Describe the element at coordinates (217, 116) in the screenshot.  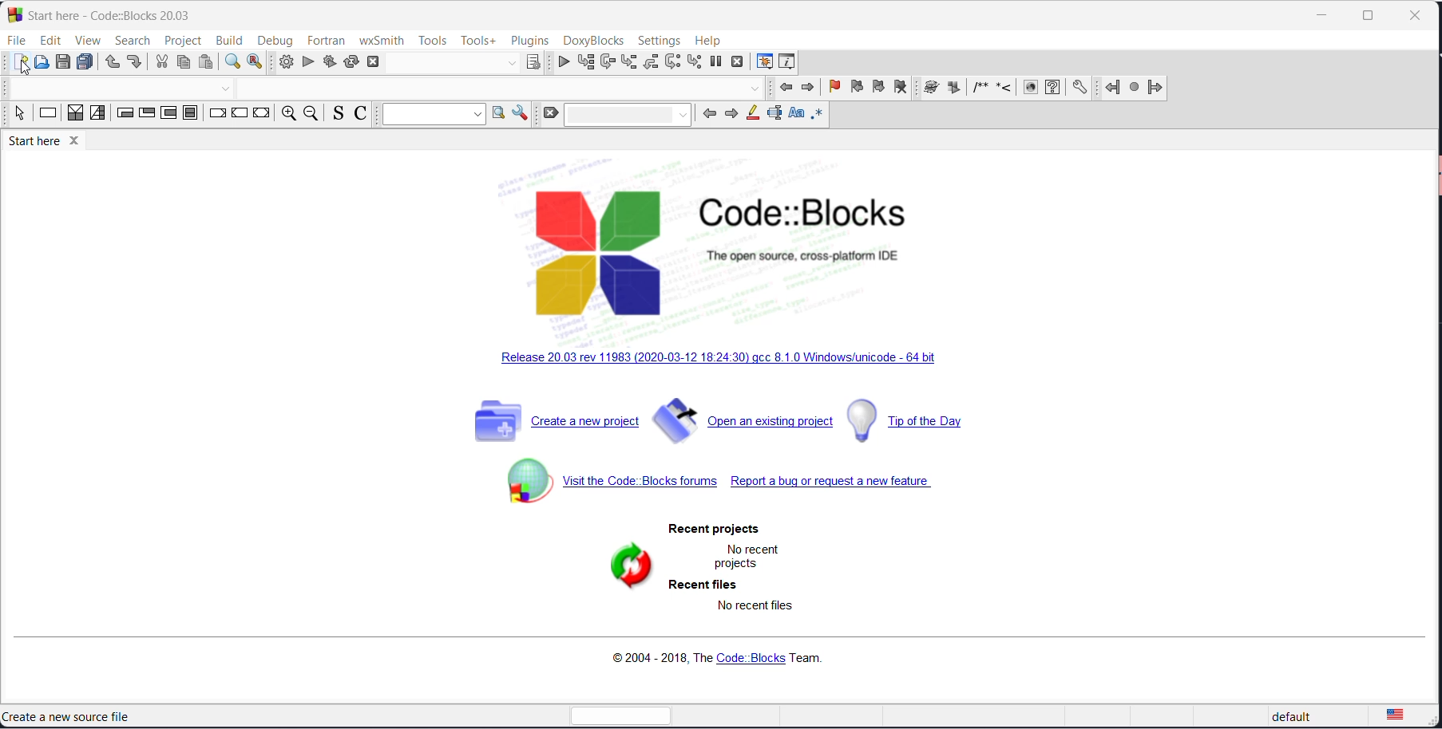
I see `break instruction` at that location.